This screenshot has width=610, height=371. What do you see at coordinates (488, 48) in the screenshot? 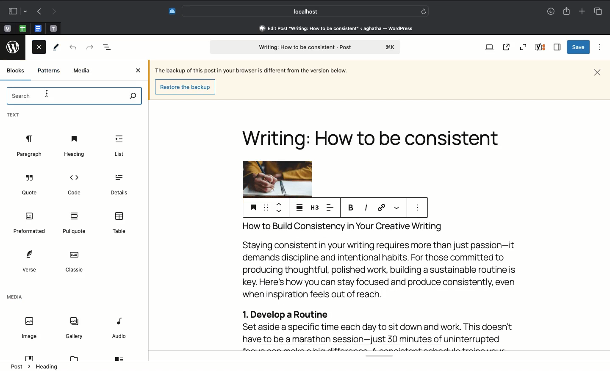
I see `View` at bounding box center [488, 48].